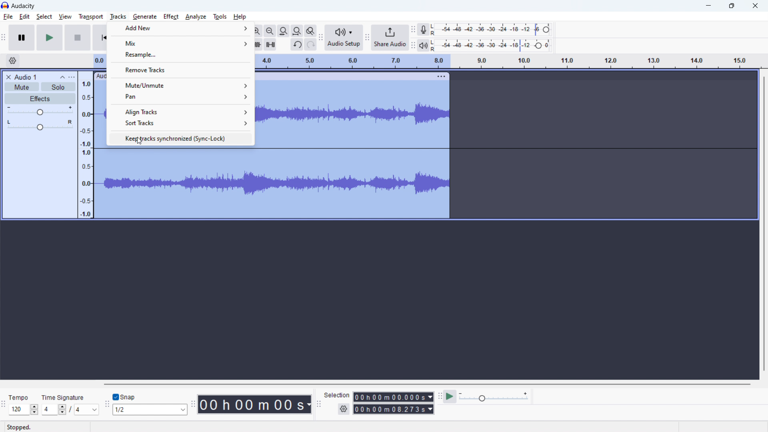 This screenshot has width=768, height=432. What do you see at coordinates (19, 426) in the screenshot?
I see `Stopped` at bounding box center [19, 426].